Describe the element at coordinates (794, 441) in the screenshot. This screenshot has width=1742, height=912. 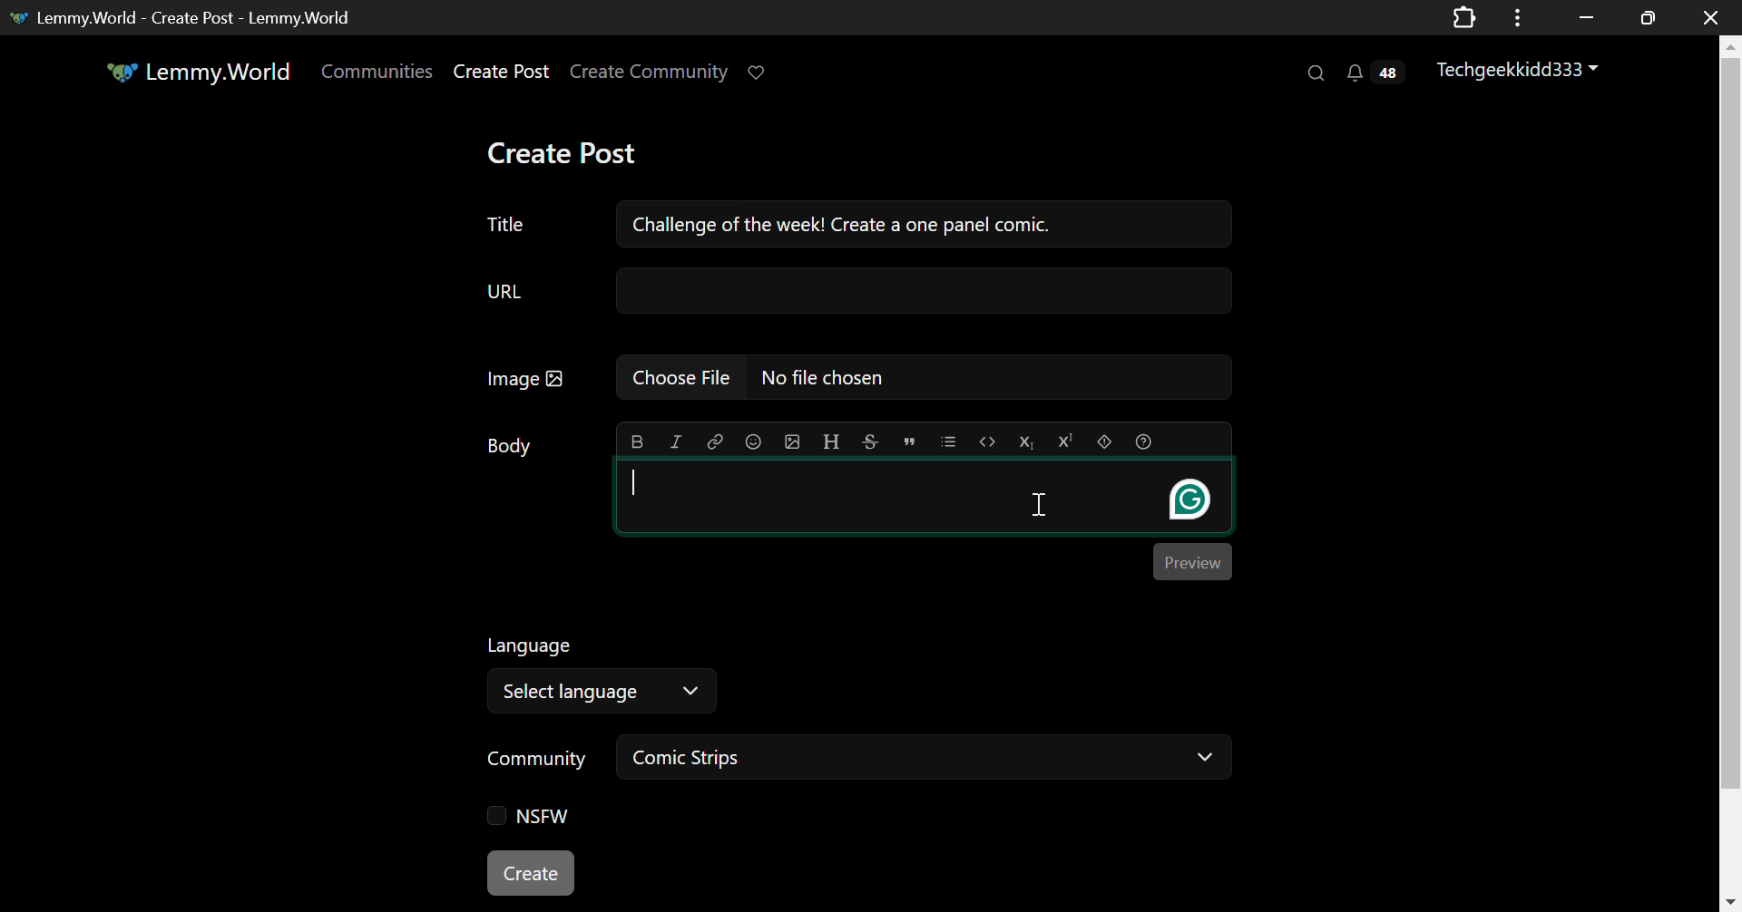
I see `upload image` at that location.